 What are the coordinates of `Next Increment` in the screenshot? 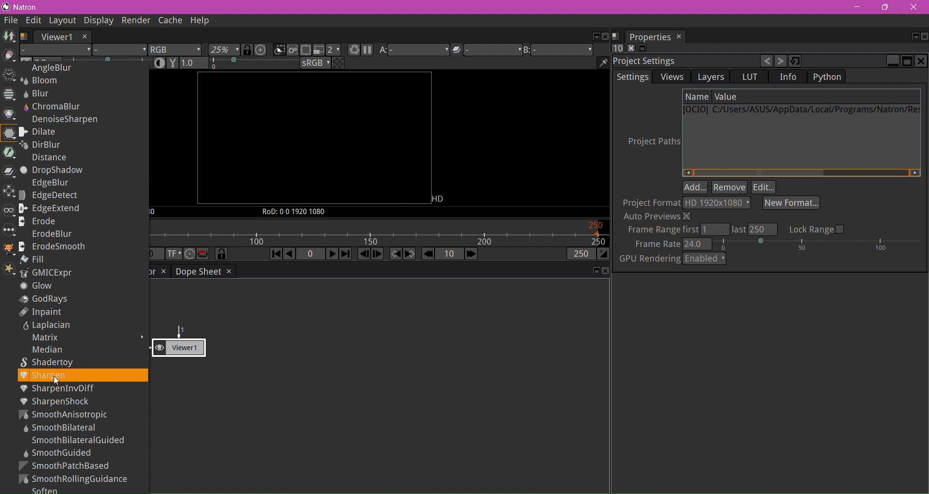 It's located at (471, 255).